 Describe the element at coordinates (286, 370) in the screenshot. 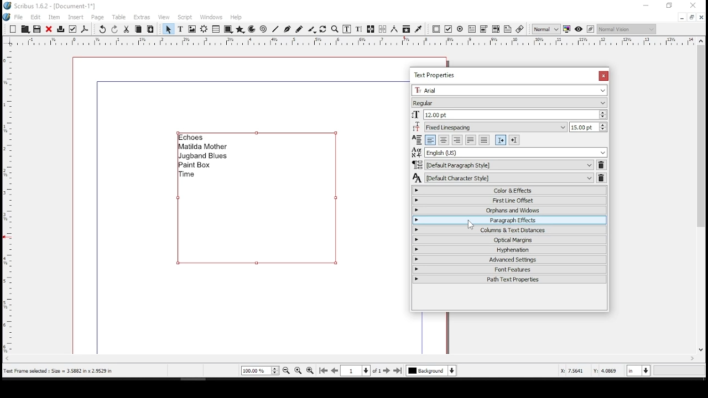

I see `zoom out` at that location.